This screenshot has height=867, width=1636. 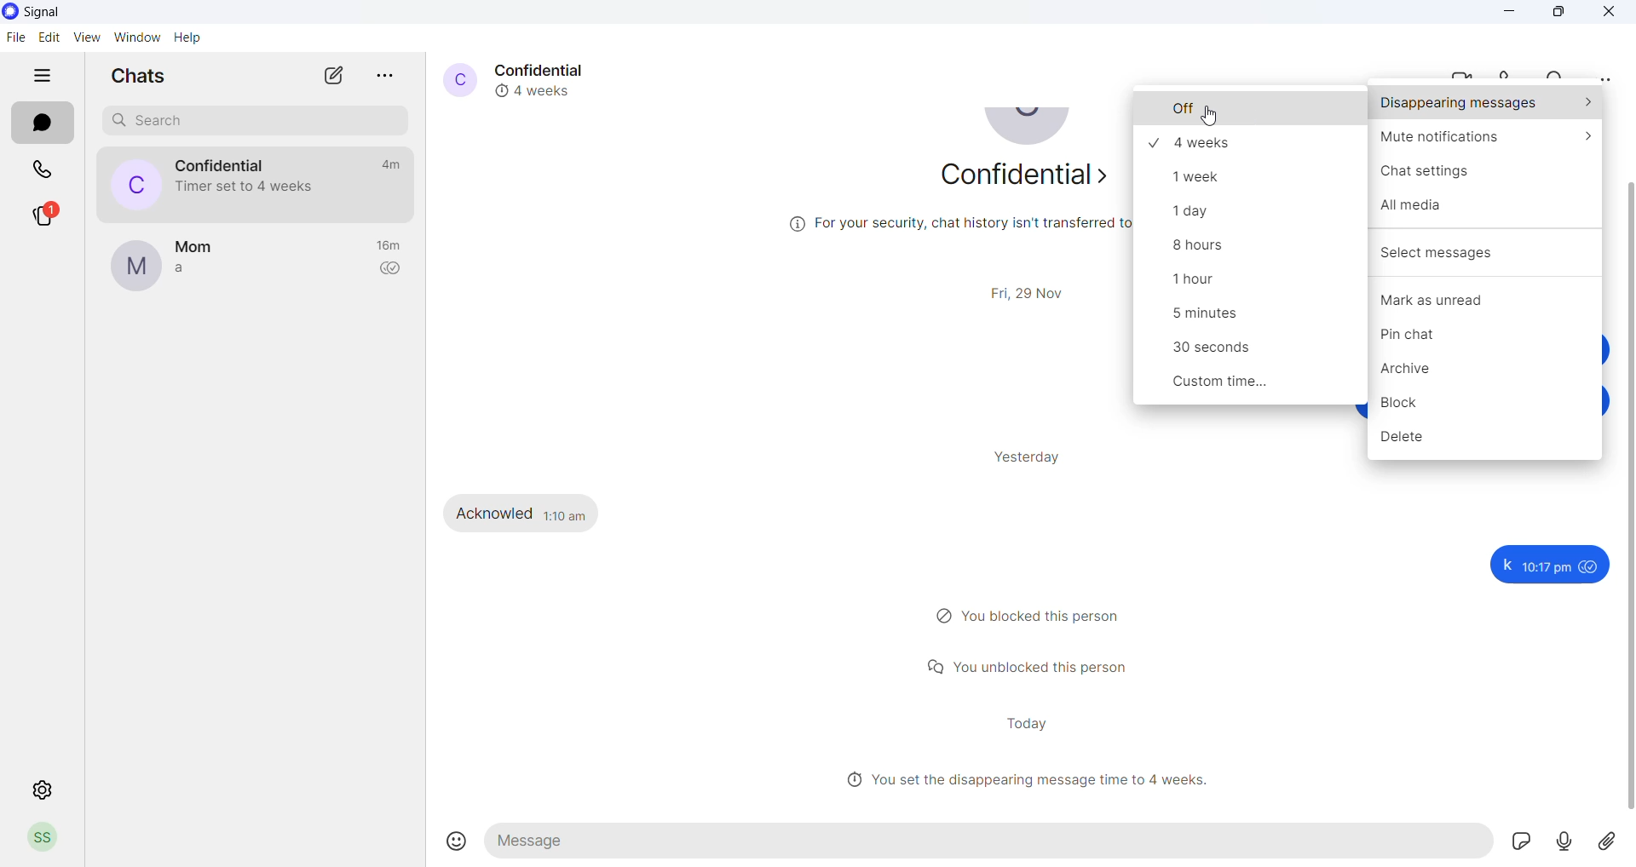 What do you see at coordinates (1256, 386) in the screenshot?
I see `disappearing messages timeframe` at bounding box center [1256, 386].